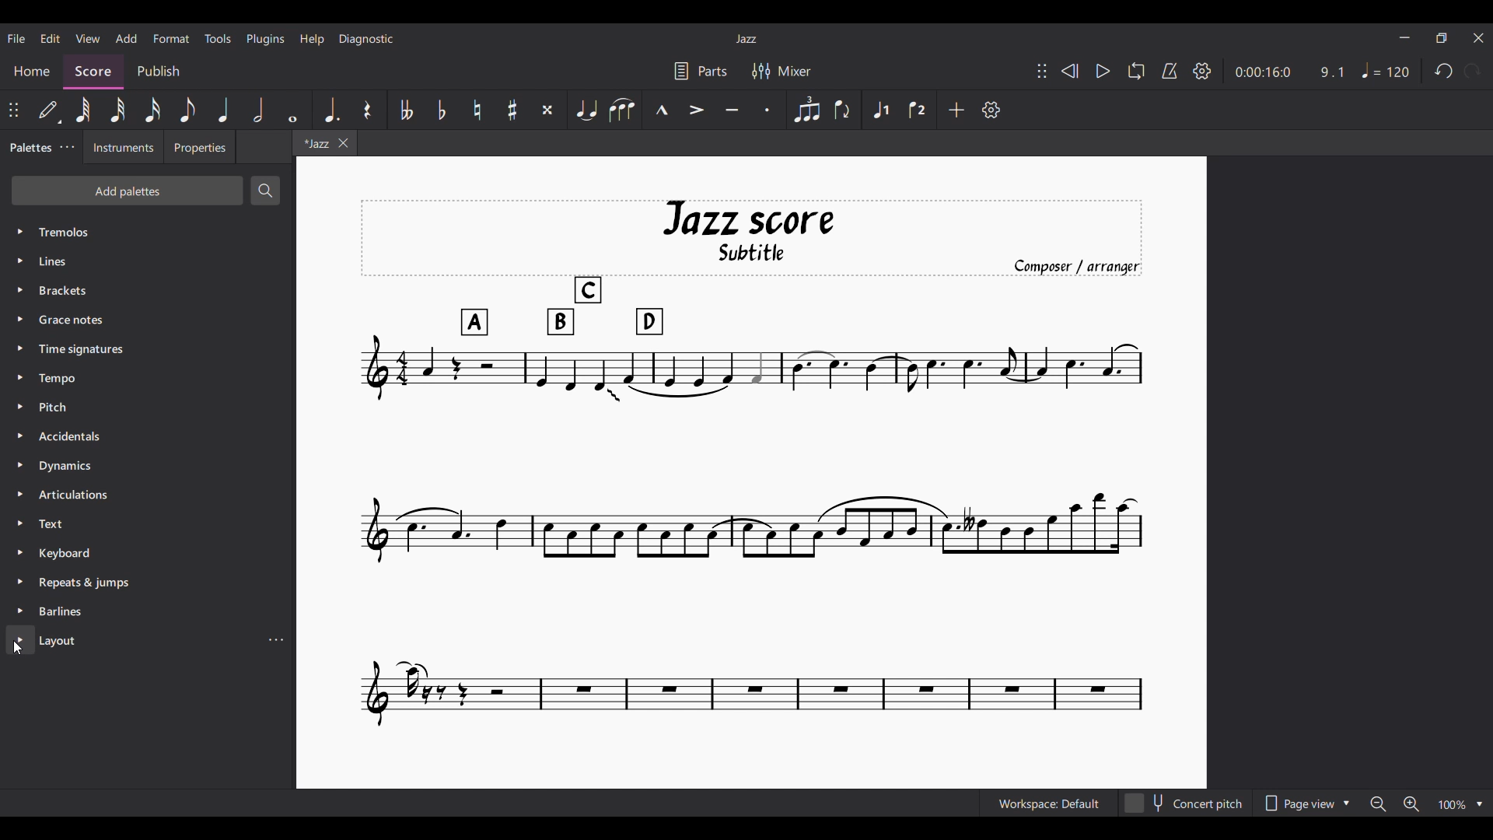  Describe the element at coordinates (30, 149) in the screenshot. I see `Palettes` at that location.